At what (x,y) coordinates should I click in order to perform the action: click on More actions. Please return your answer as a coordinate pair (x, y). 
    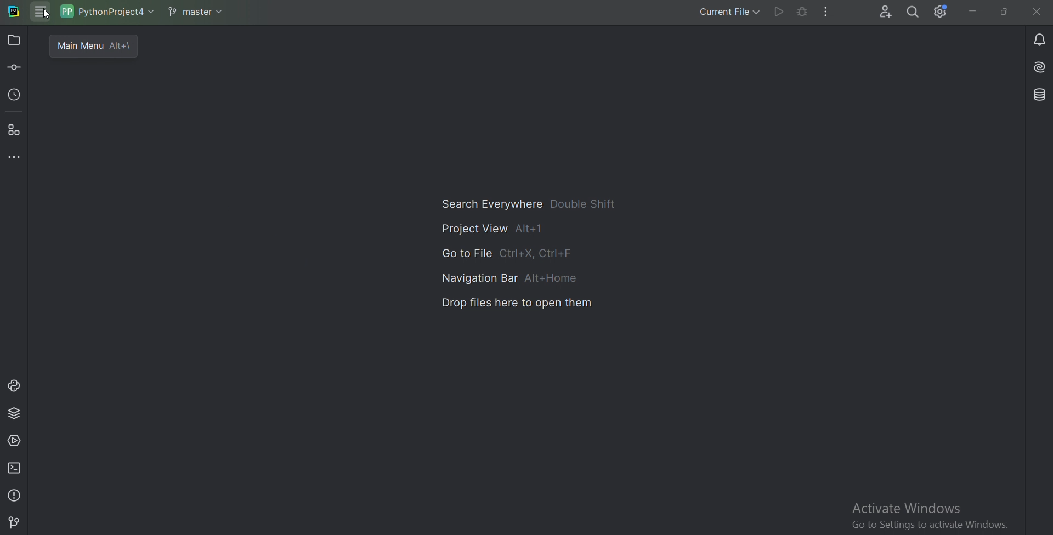
    Looking at the image, I should click on (827, 12).